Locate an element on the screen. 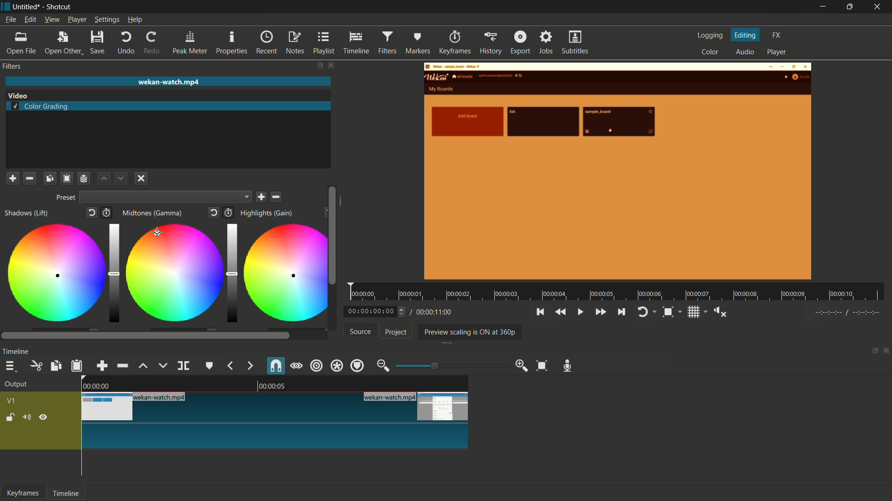 This screenshot has height=501, width=892. change layout is located at coordinates (872, 353).